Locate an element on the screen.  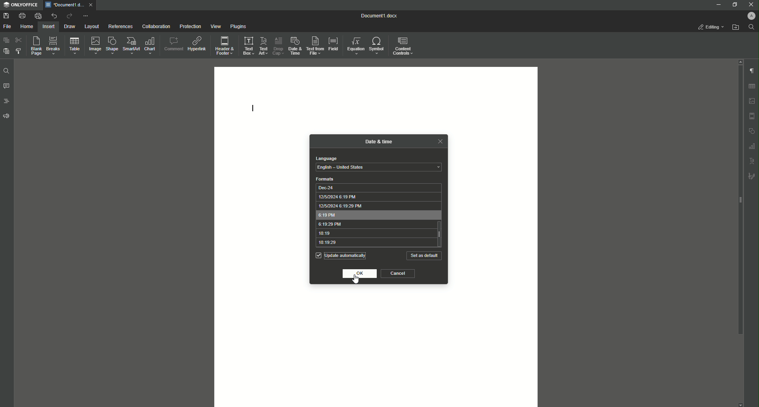
Open from file is located at coordinates (735, 27).